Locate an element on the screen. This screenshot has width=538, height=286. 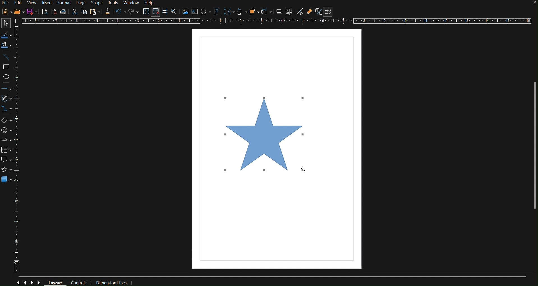
Insert Special Character is located at coordinates (205, 12).